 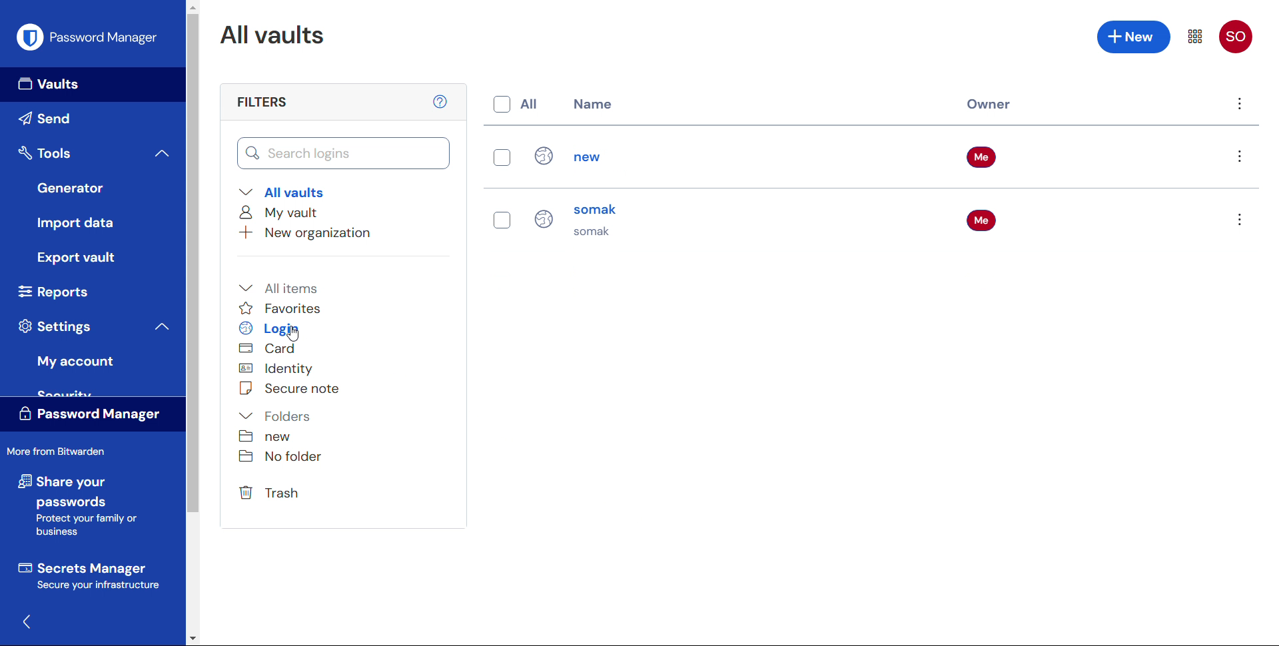 What do you see at coordinates (542, 156) in the screenshot?
I see `Login` at bounding box center [542, 156].